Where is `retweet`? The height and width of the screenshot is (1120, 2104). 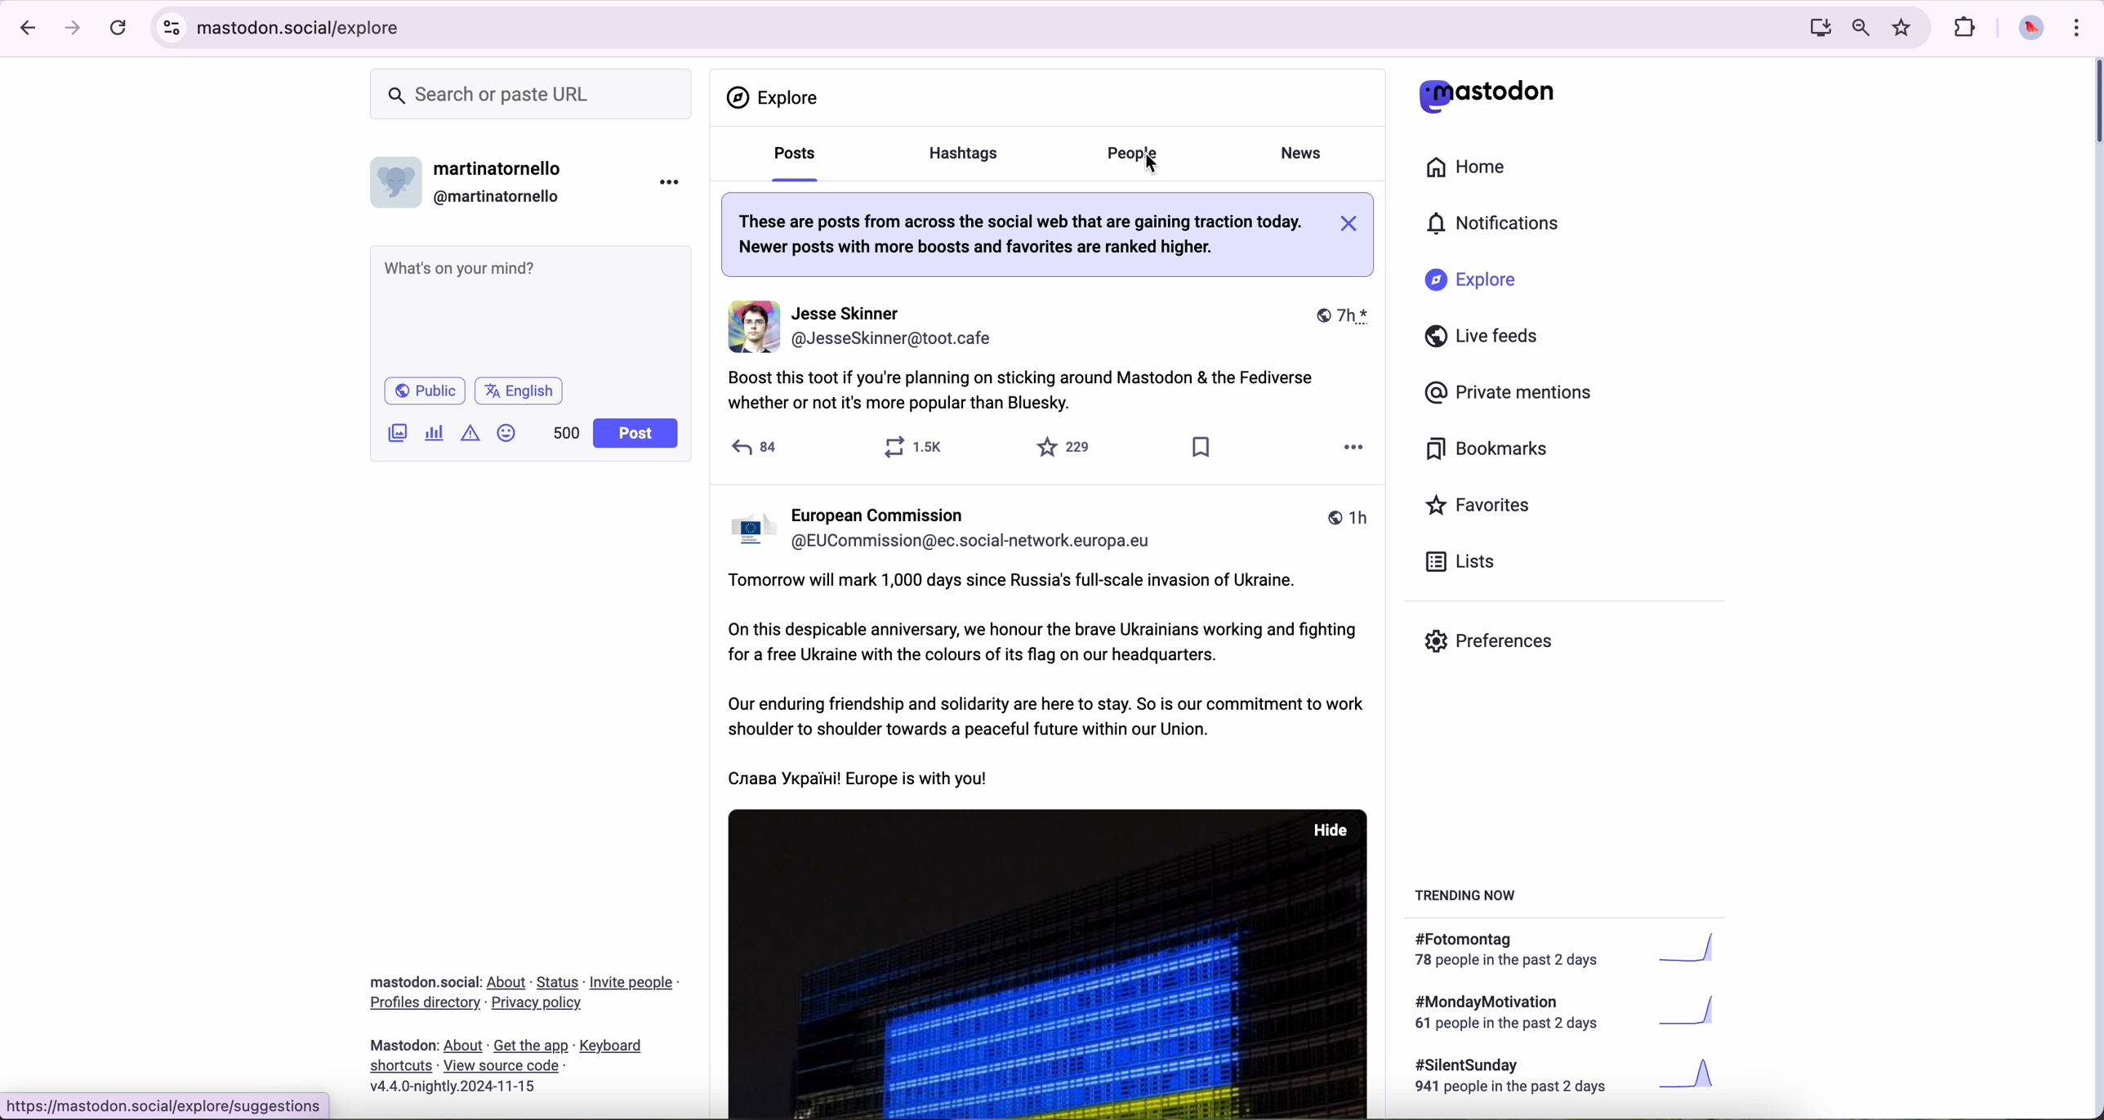 retweet is located at coordinates (920, 445).